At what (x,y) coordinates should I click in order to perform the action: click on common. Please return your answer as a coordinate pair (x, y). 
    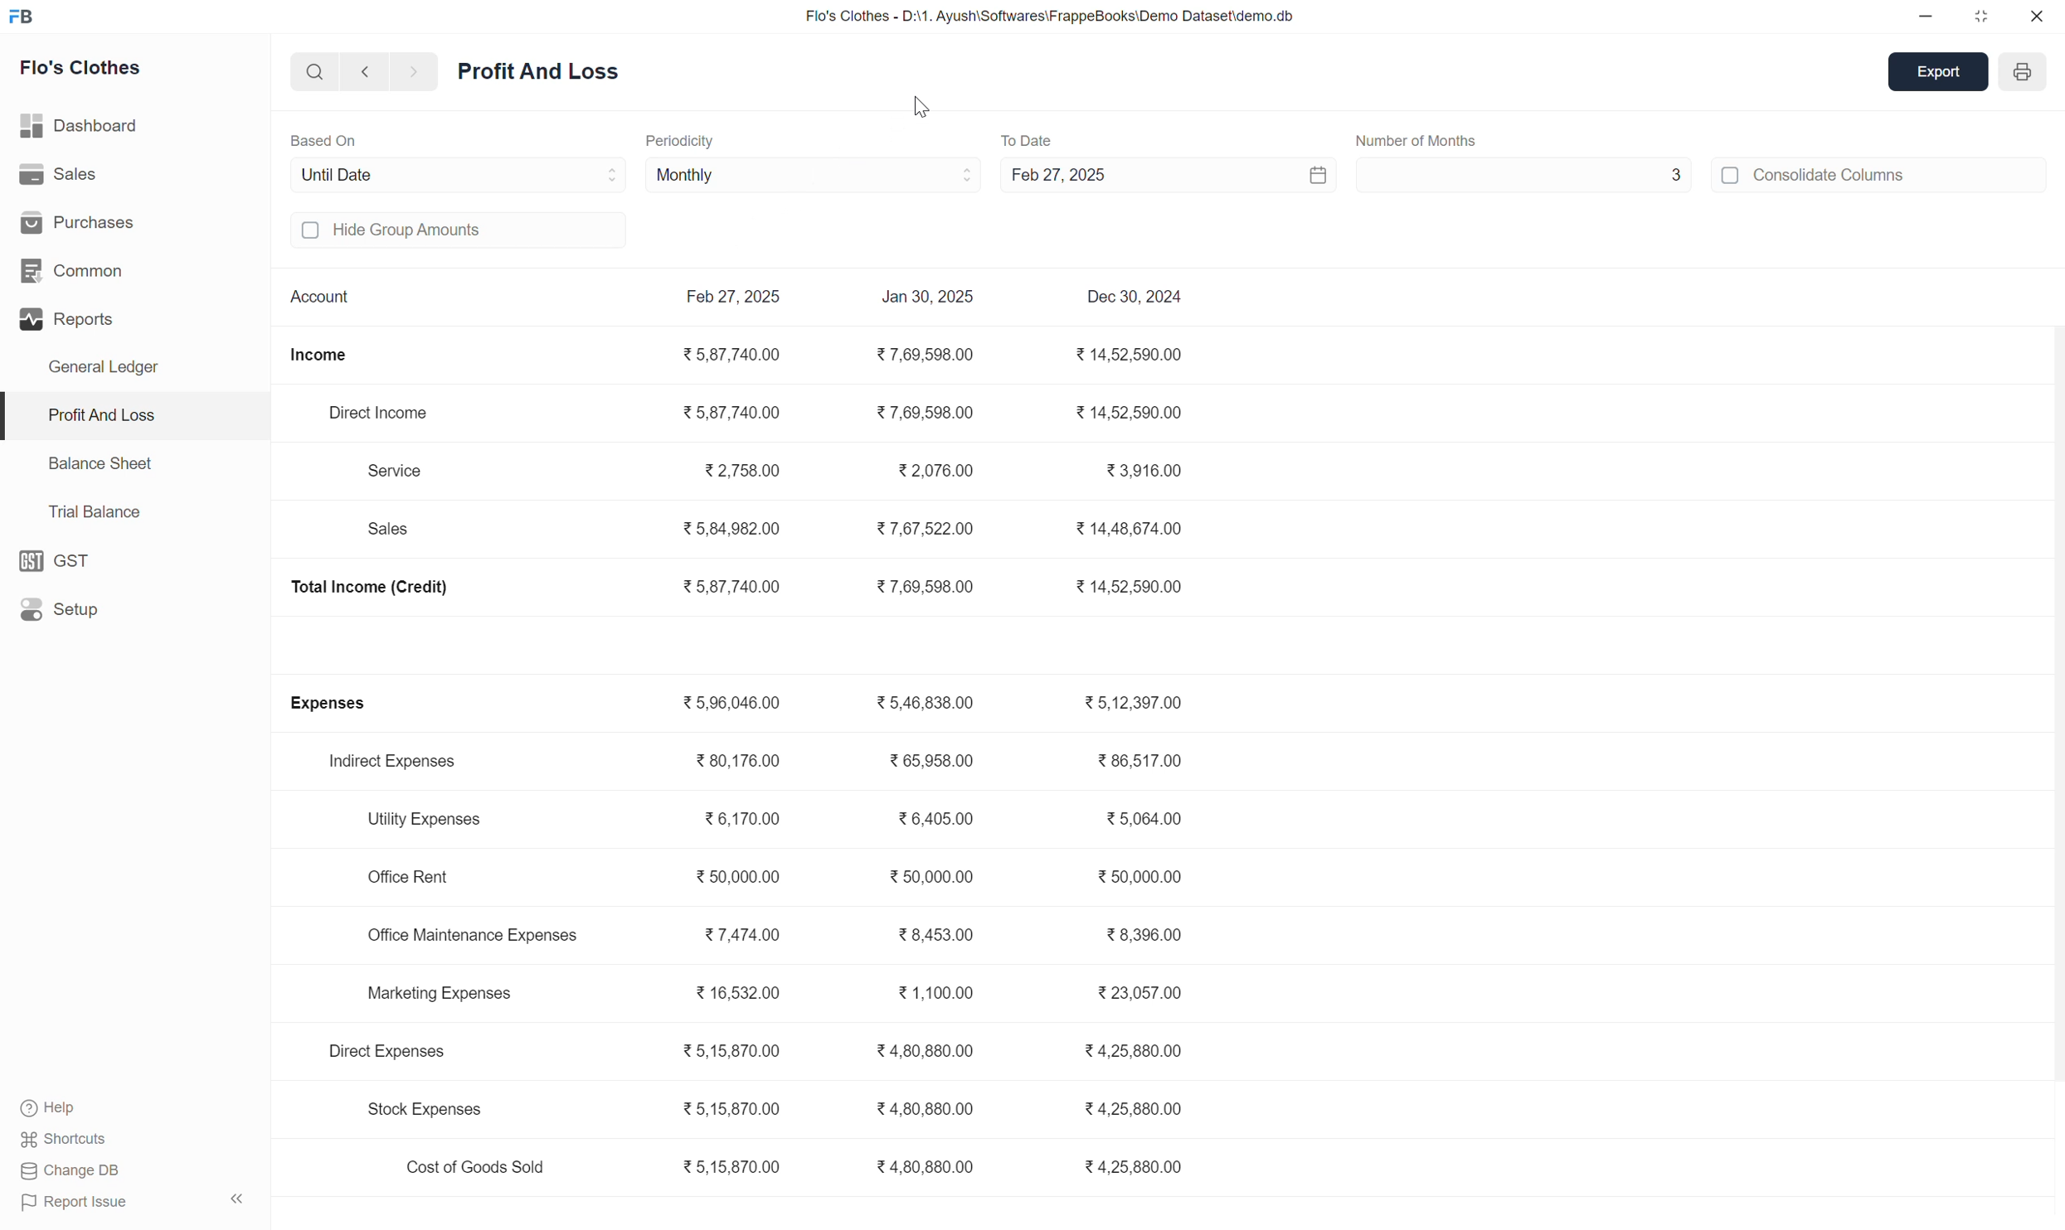
    Looking at the image, I should click on (71, 269).